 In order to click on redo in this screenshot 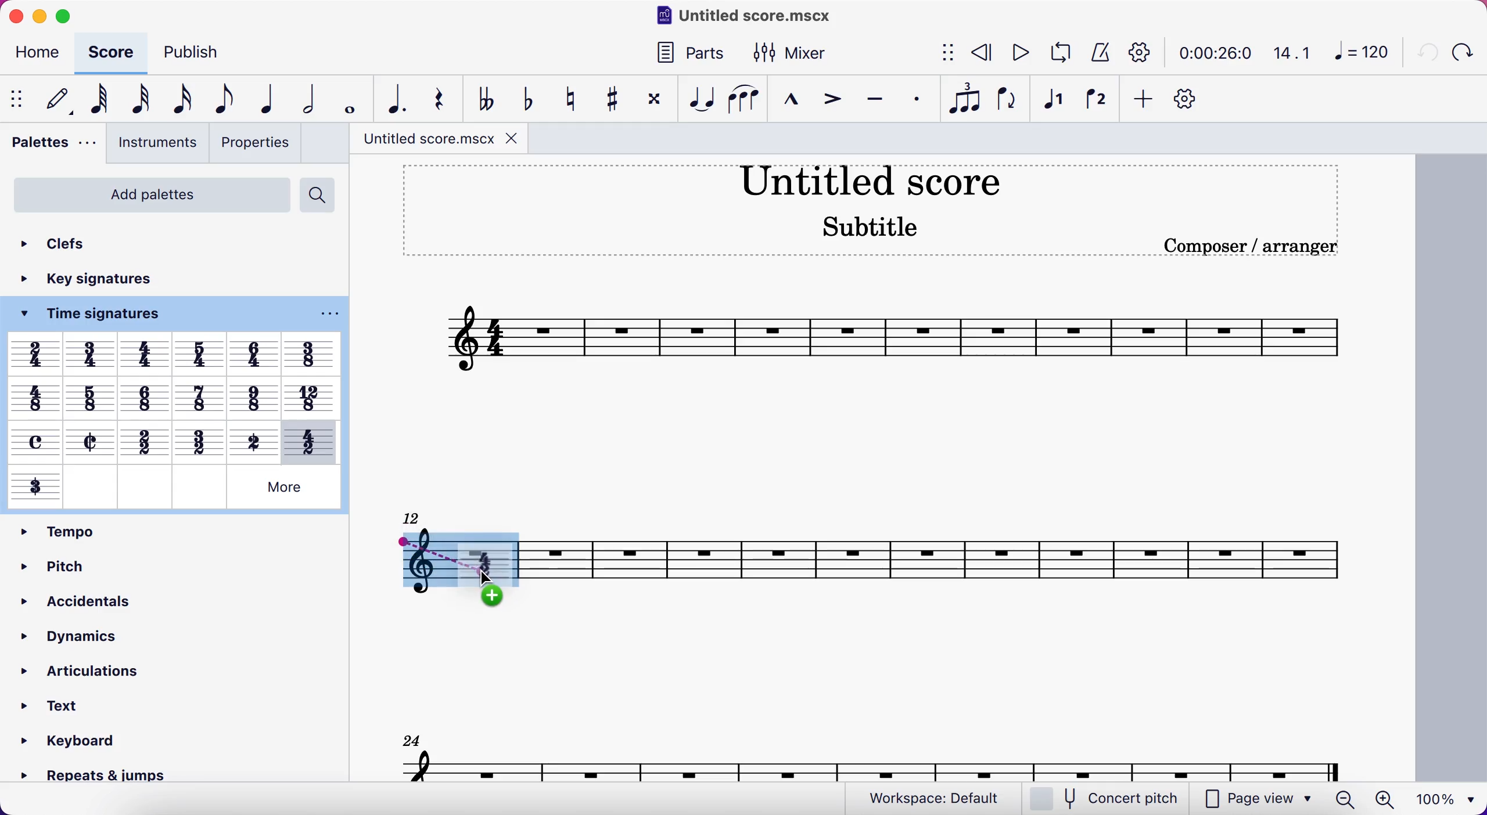, I will do `click(1465, 51)`.